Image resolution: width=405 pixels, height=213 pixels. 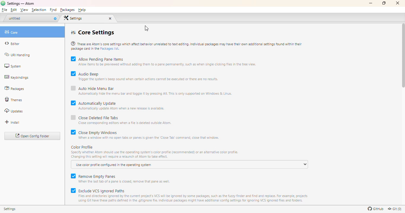 I want to click on checkbox, so click(x=73, y=195).